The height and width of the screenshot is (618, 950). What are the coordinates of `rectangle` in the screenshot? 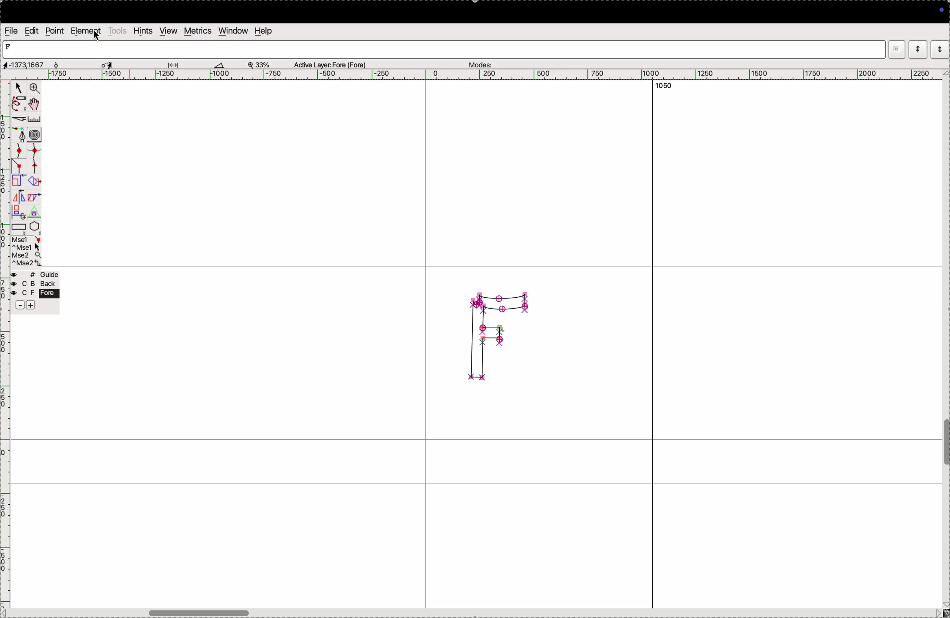 It's located at (19, 228).